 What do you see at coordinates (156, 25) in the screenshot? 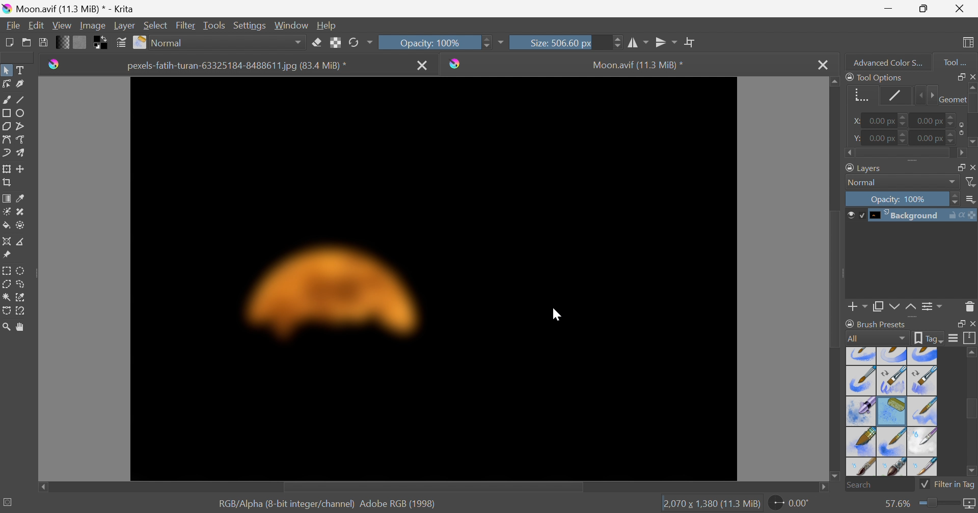
I see `Select` at bounding box center [156, 25].